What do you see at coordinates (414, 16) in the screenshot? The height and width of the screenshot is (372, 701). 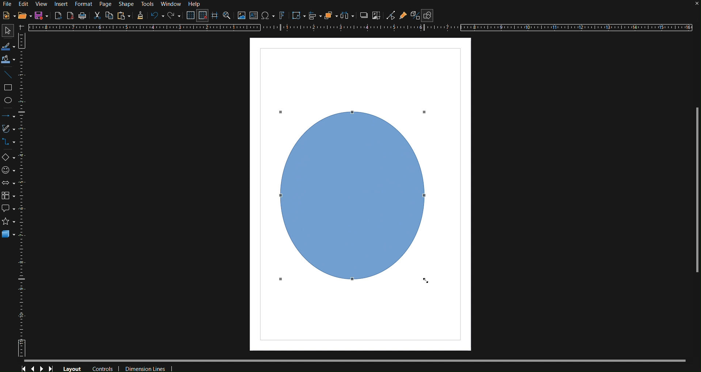 I see `Toggle Extrusion` at bounding box center [414, 16].